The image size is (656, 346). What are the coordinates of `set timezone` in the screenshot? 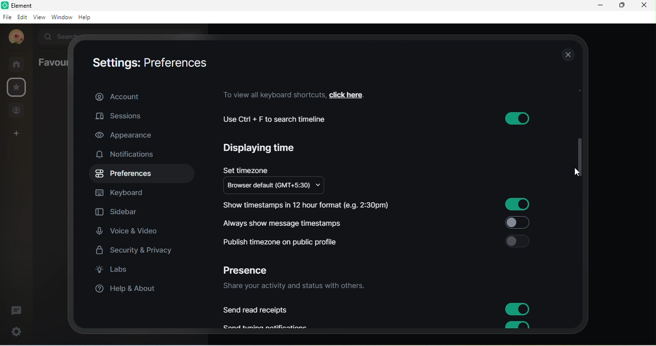 It's located at (246, 168).